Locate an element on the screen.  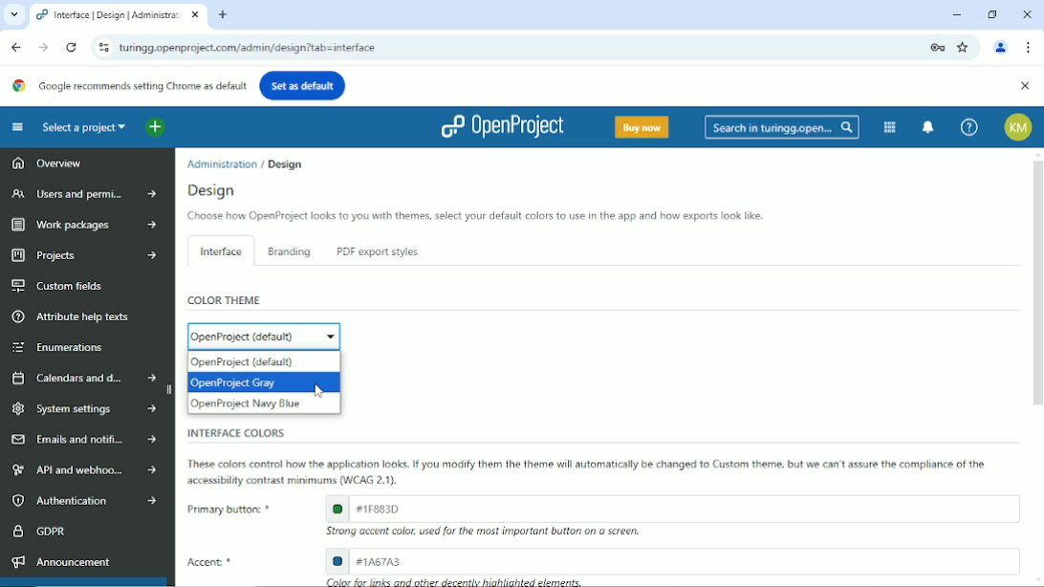
edit color theme (current color theme: OpenProject (default)) is located at coordinates (263, 337).